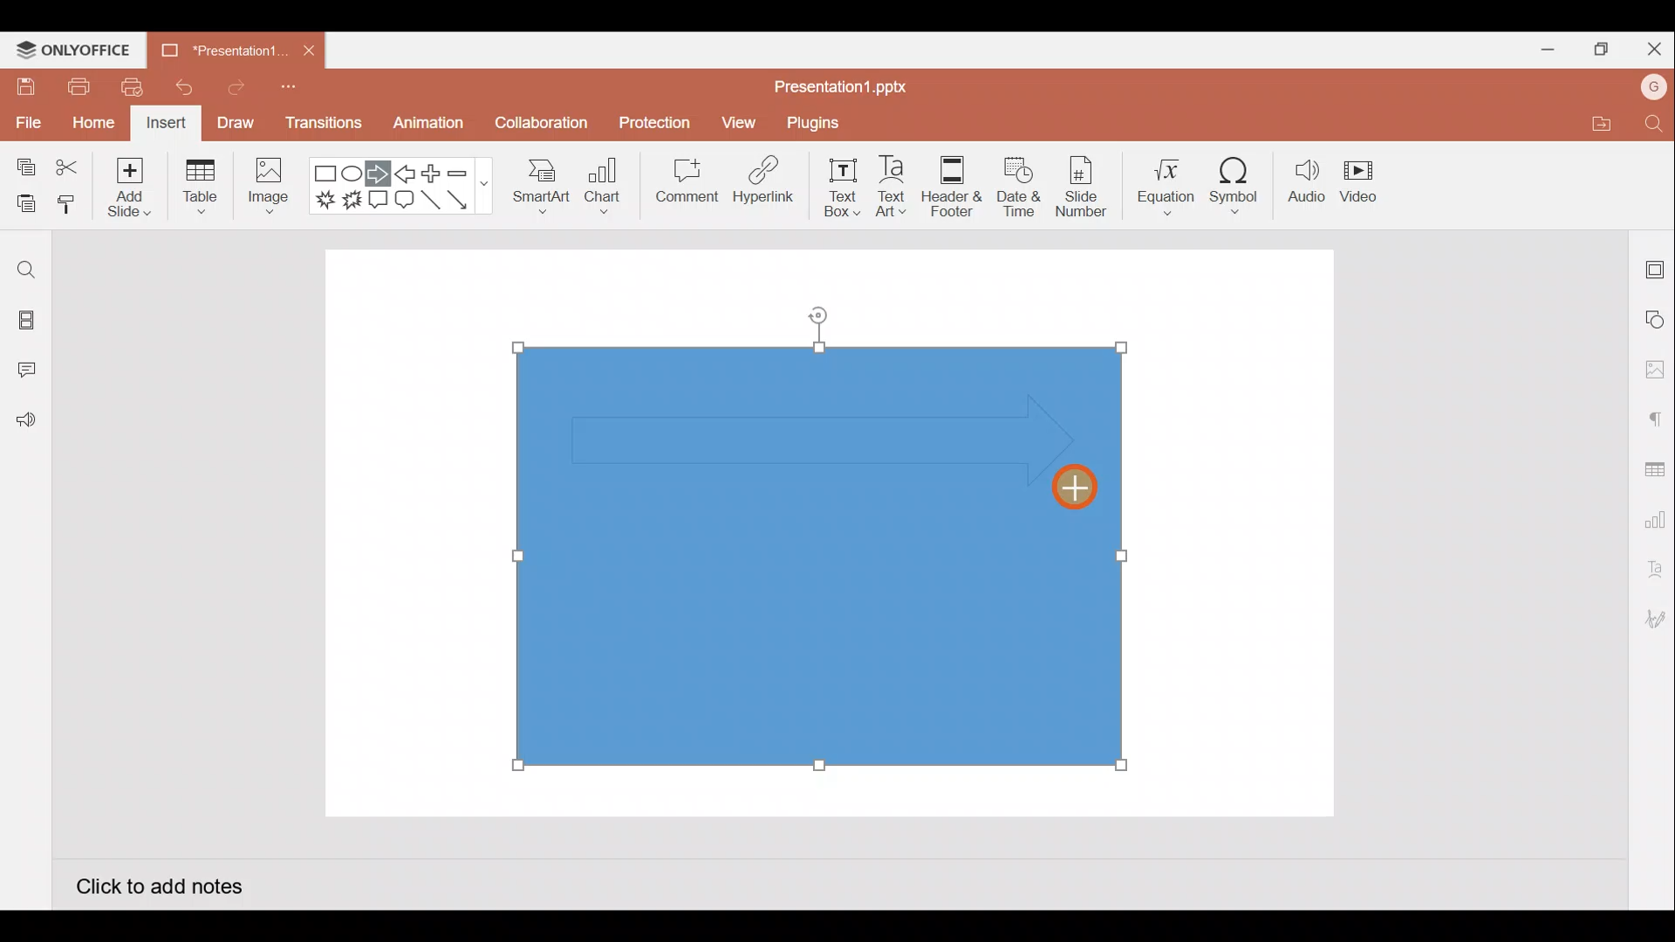  What do you see at coordinates (159, 884) in the screenshot?
I see `Click to add notes` at bounding box center [159, 884].